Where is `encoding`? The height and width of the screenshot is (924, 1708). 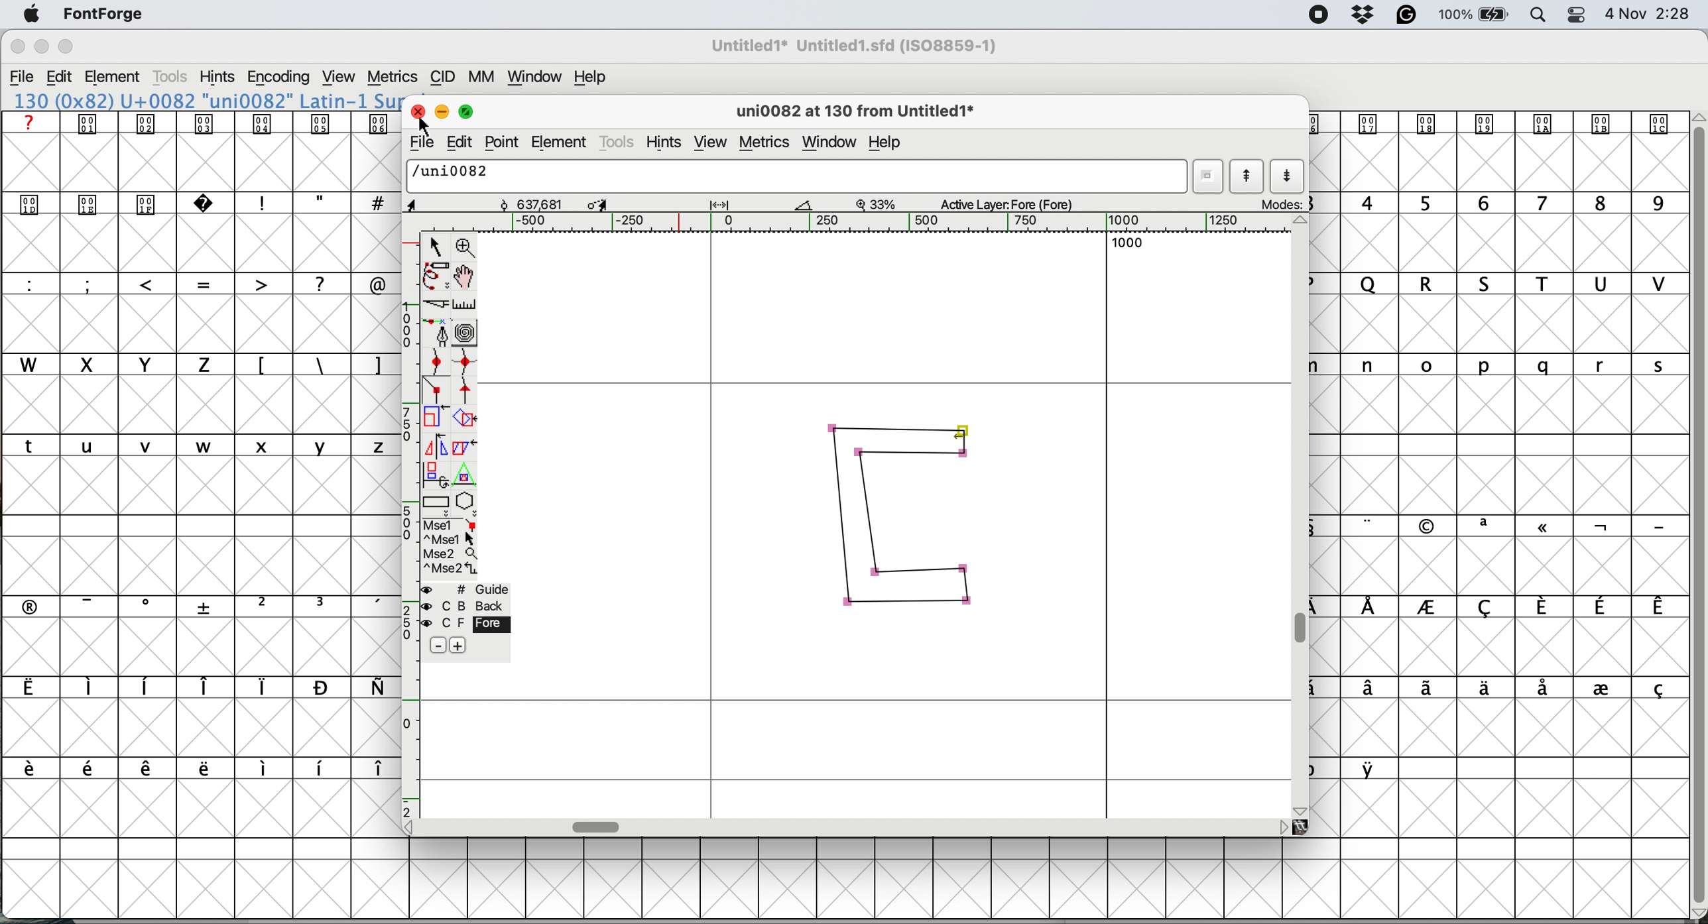 encoding is located at coordinates (280, 78).